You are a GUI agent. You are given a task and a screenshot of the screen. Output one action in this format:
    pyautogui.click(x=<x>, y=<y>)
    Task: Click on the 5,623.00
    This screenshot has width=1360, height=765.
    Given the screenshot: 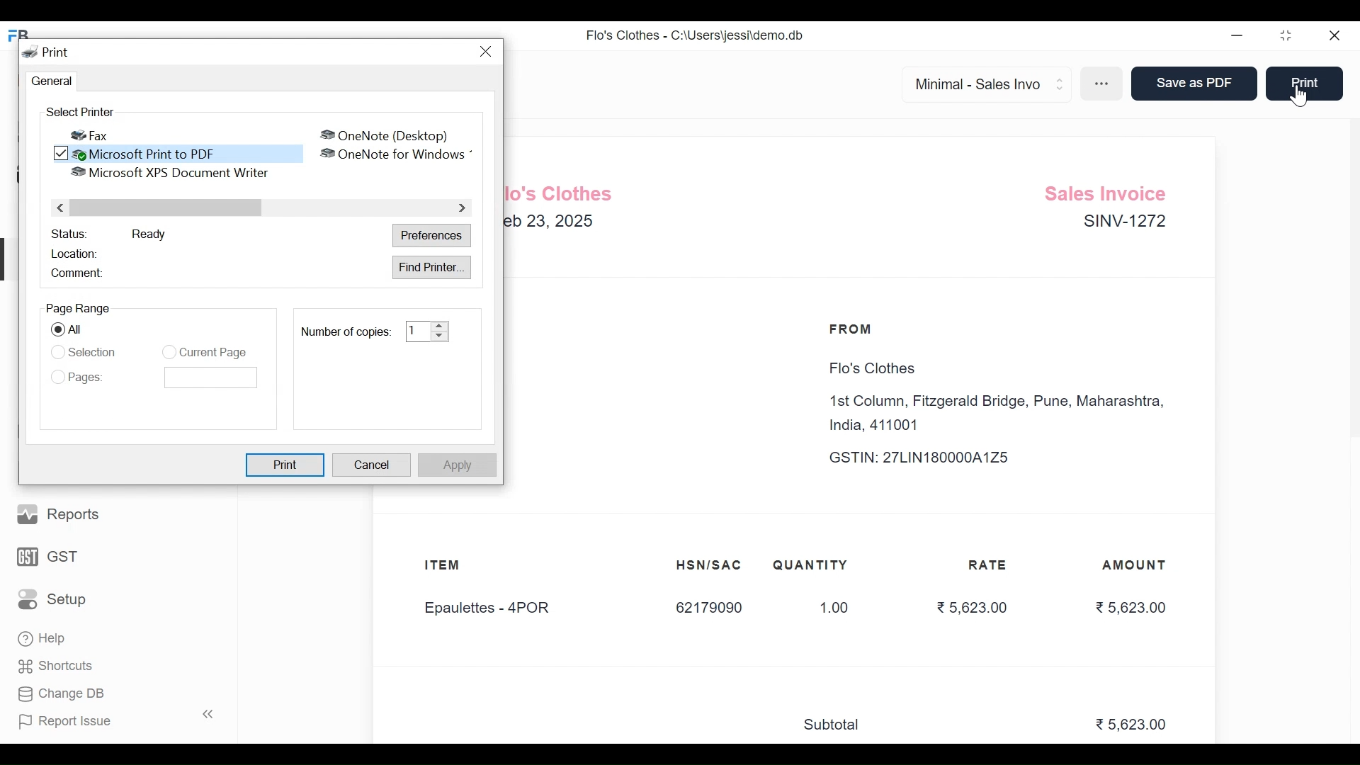 What is the action you would take?
    pyautogui.click(x=970, y=606)
    